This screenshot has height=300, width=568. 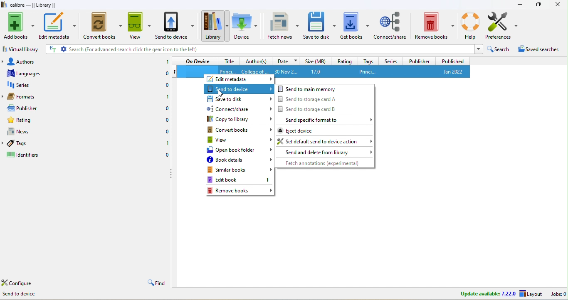 What do you see at coordinates (23, 73) in the screenshot?
I see `languages` at bounding box center [23, 73].